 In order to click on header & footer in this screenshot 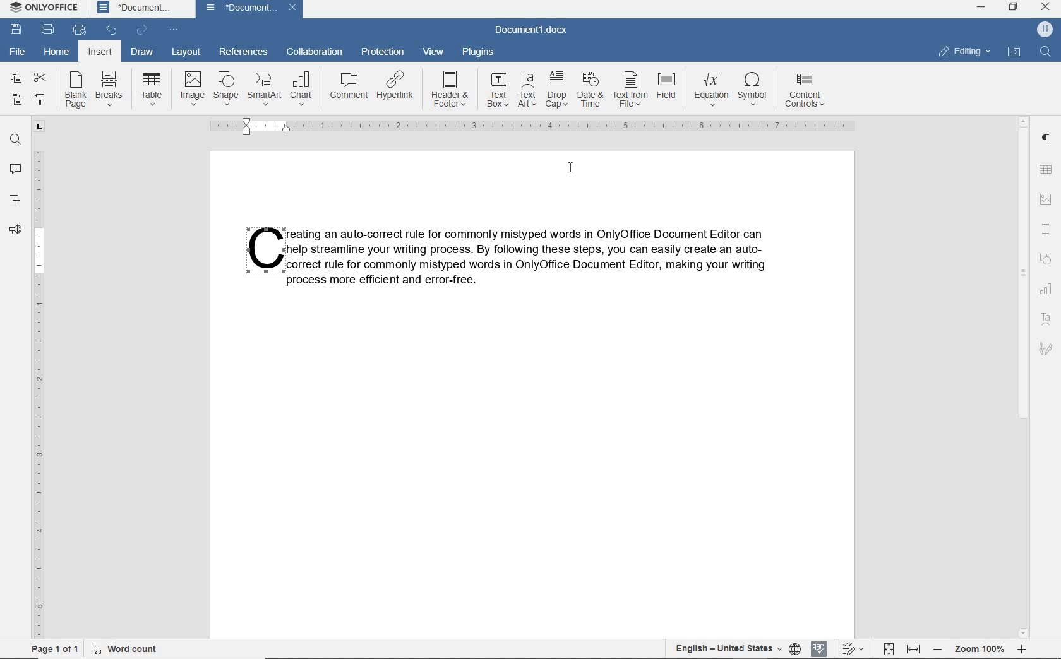, I will do `click(1048, 227)`.